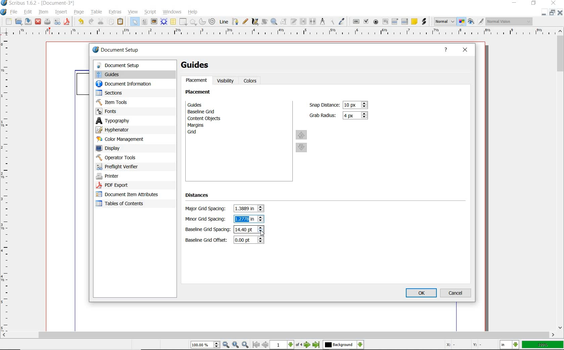  What do you see at coordinates (244, 219) in the screenshot?
I see `minor grid spacing` at bounding box center [244, 219].